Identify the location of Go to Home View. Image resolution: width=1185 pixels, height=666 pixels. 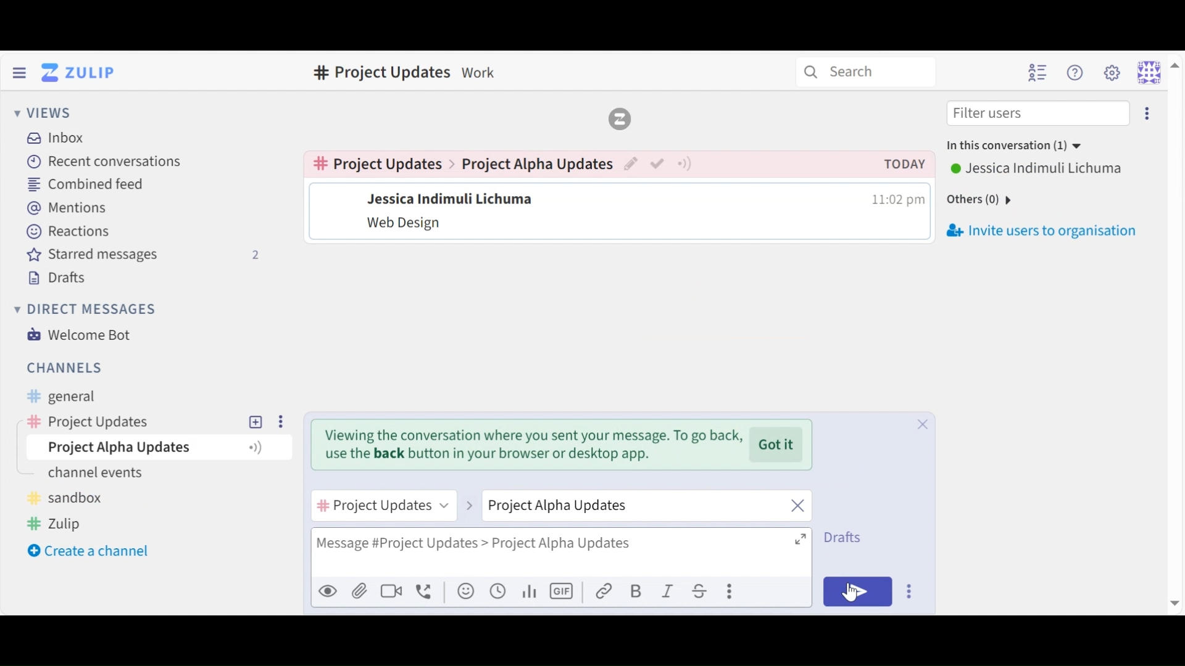
(81, 73).